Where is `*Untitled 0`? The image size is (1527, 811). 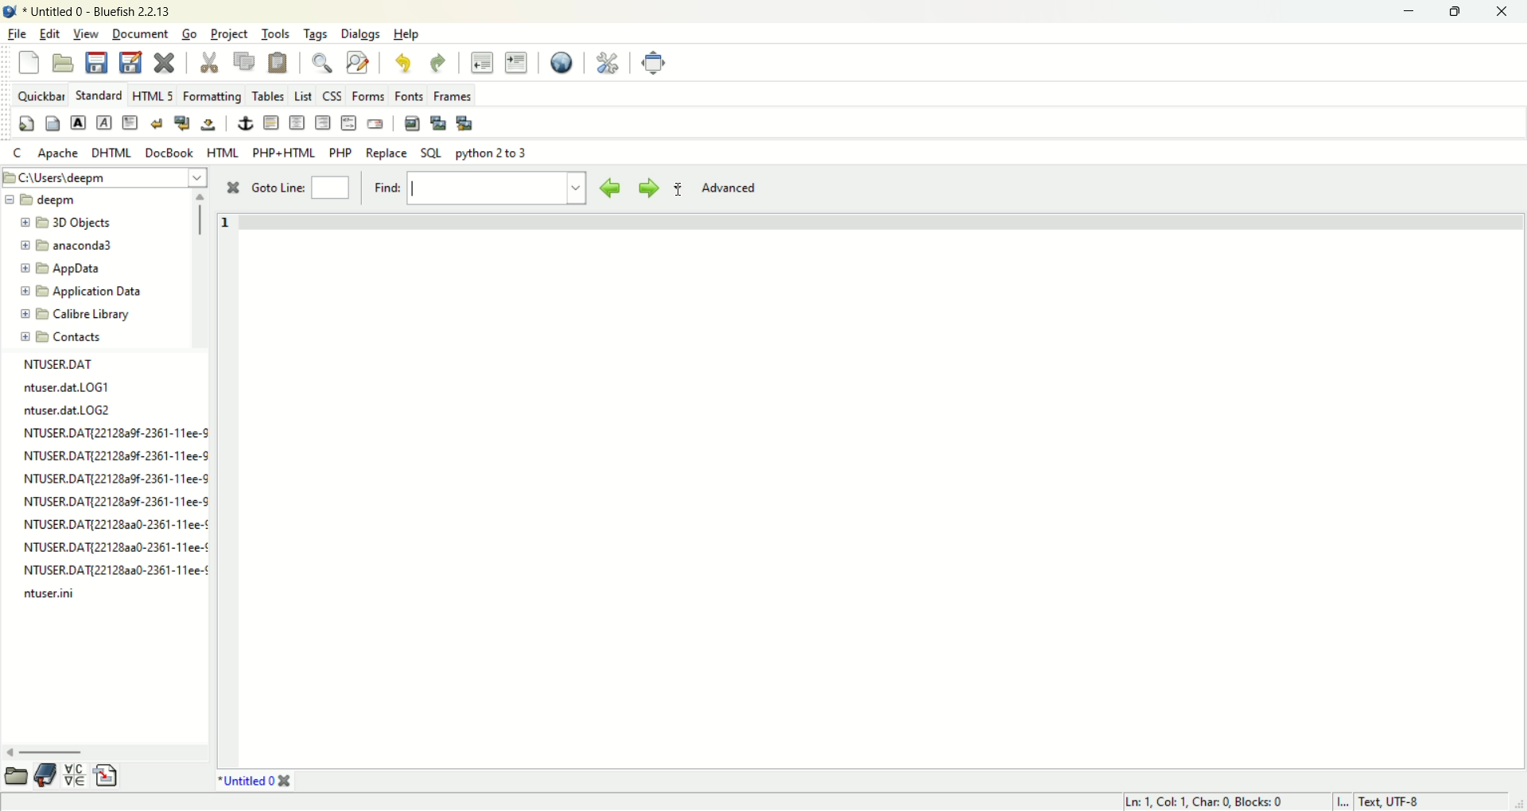
*Untitled 0 is located at coordinates (255, 781).